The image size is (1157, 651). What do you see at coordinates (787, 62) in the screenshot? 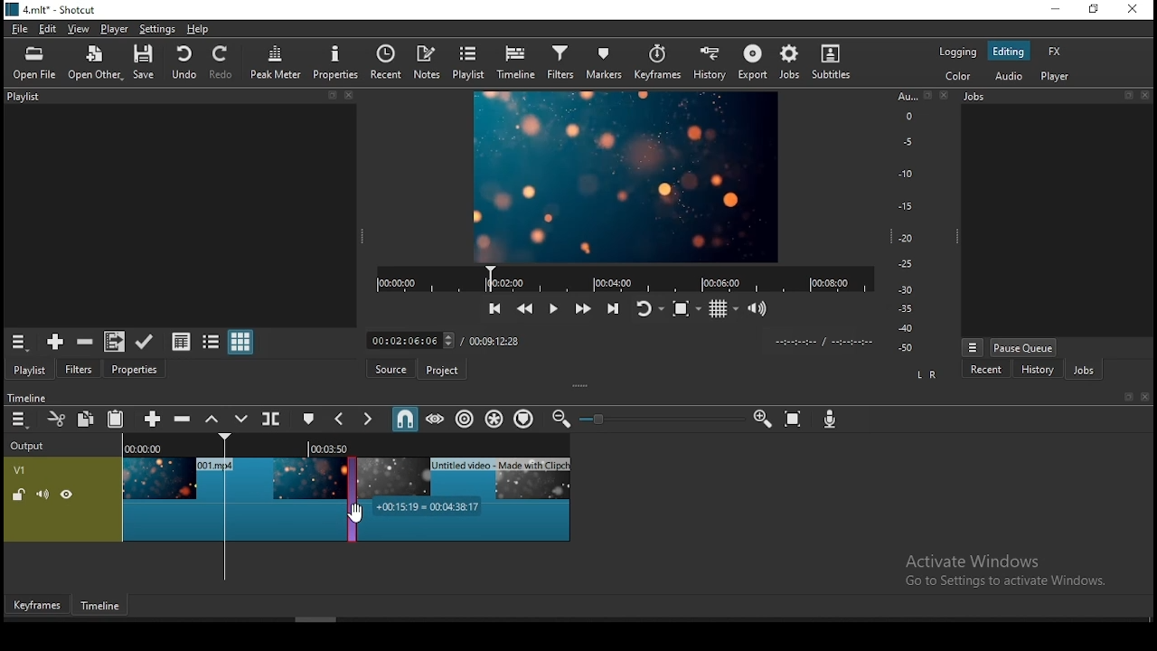
I see `jobs` at bounding box center [787, 62].